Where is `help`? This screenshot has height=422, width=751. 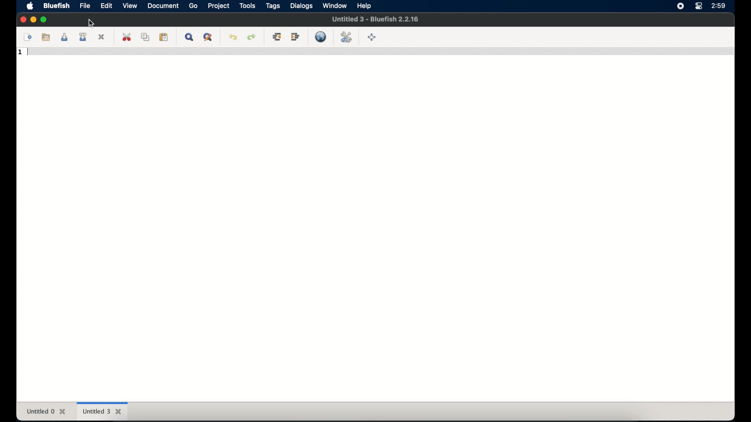
help is located at coordinates (365, 5).